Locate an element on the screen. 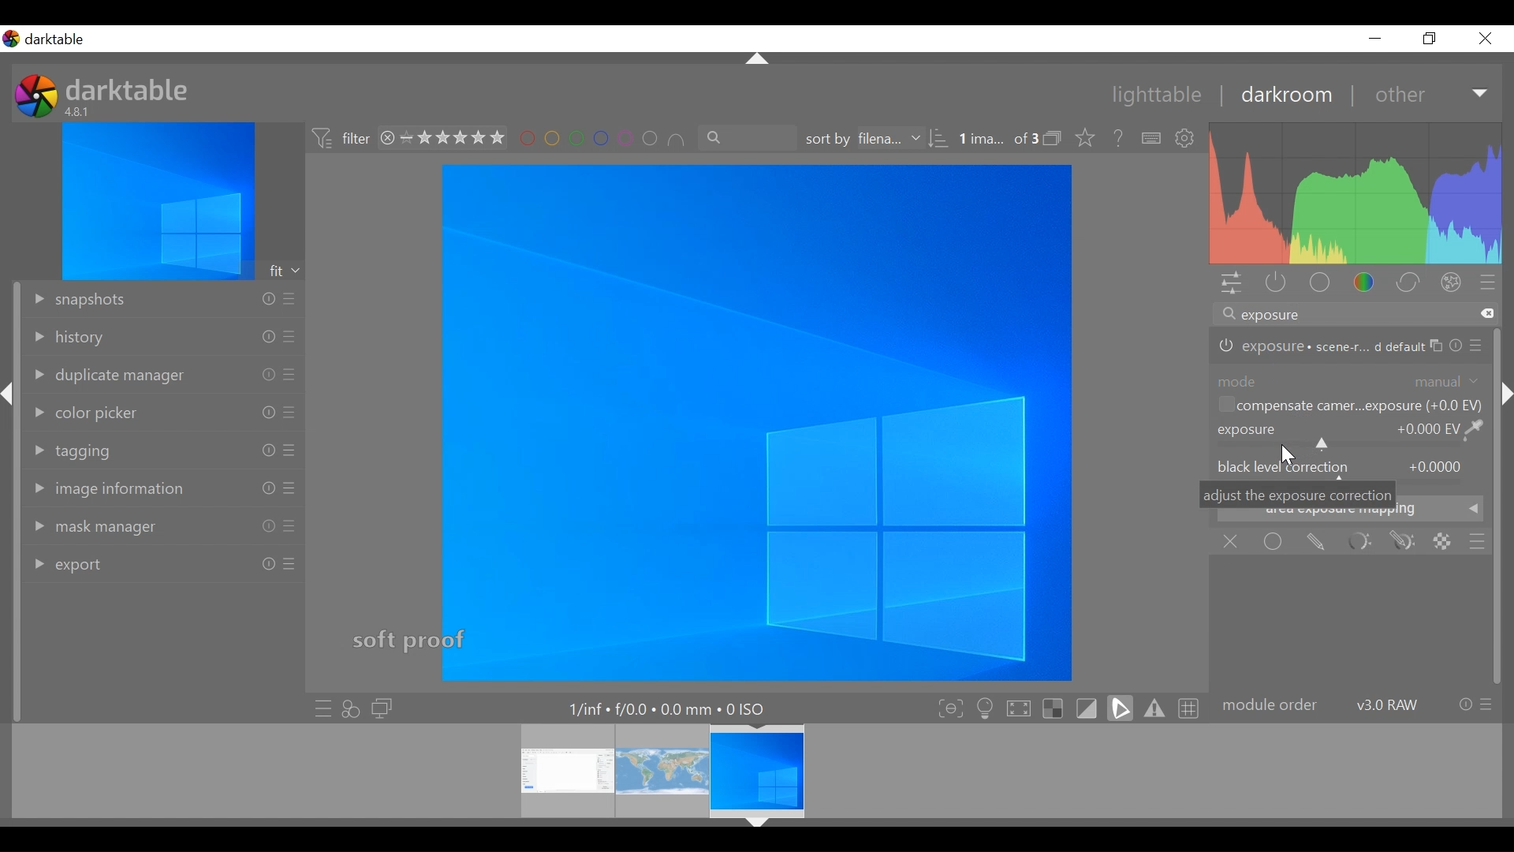 This screenshot has width=1514, height=852. mask manager is located at coordinates (88, 529).